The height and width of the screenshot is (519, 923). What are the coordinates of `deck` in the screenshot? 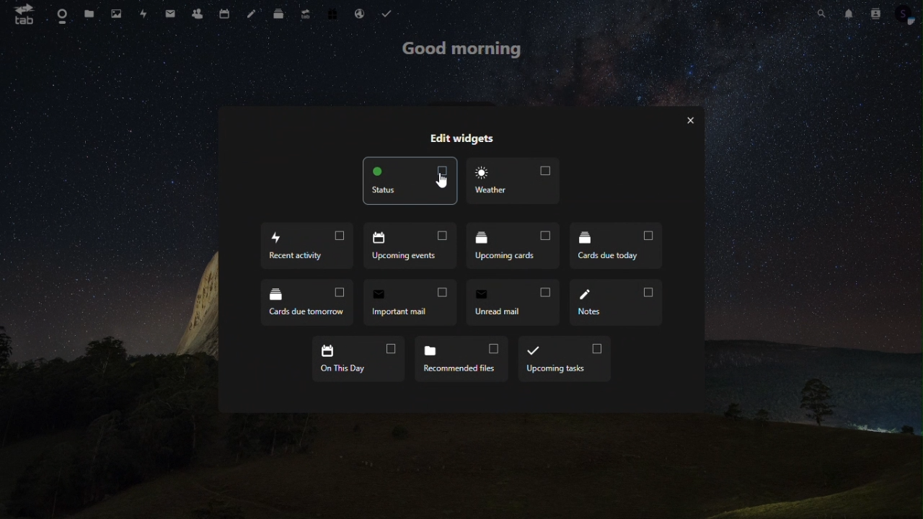 It's located at (278, 13).